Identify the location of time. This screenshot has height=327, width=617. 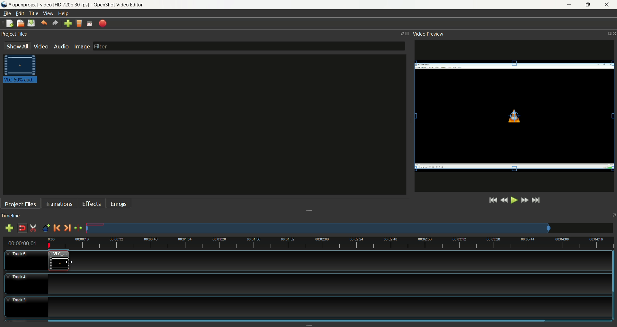
(24, 243).